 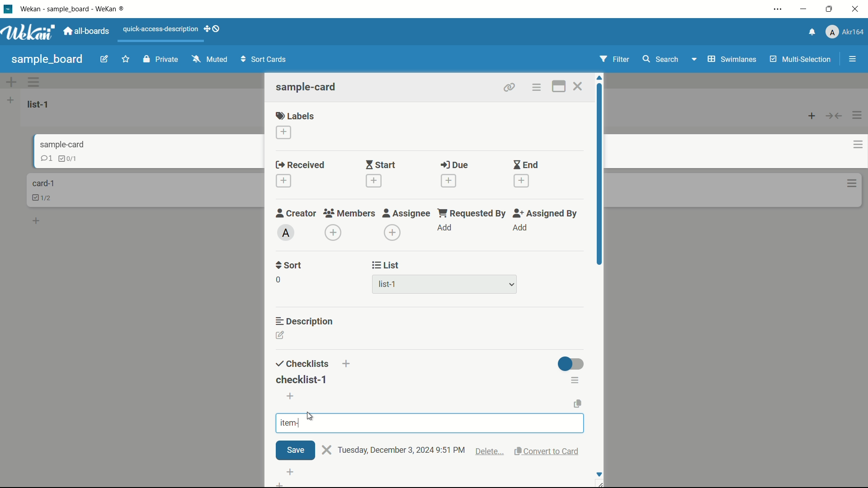 I want to click on end, so click(x=526, y=164).